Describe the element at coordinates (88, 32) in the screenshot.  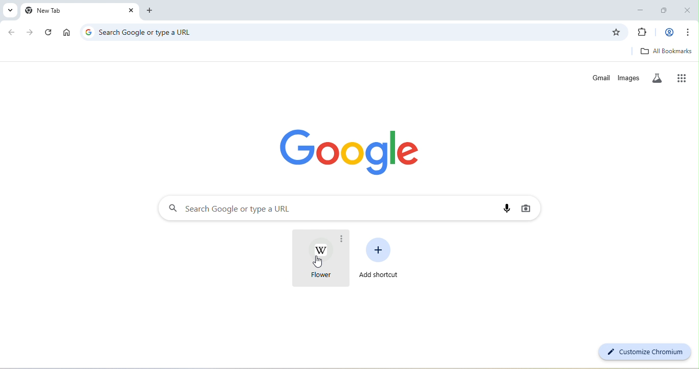
I see `google logo` at that location.